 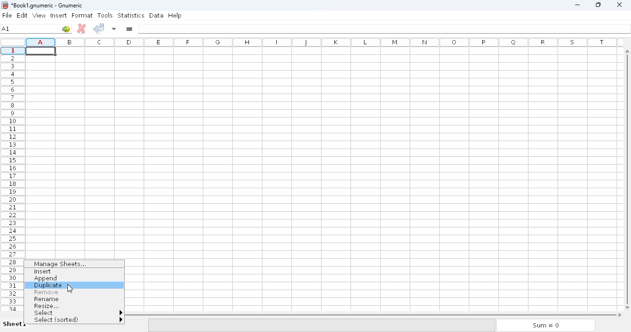 I want to click on resize, so click(x=46, y=306).